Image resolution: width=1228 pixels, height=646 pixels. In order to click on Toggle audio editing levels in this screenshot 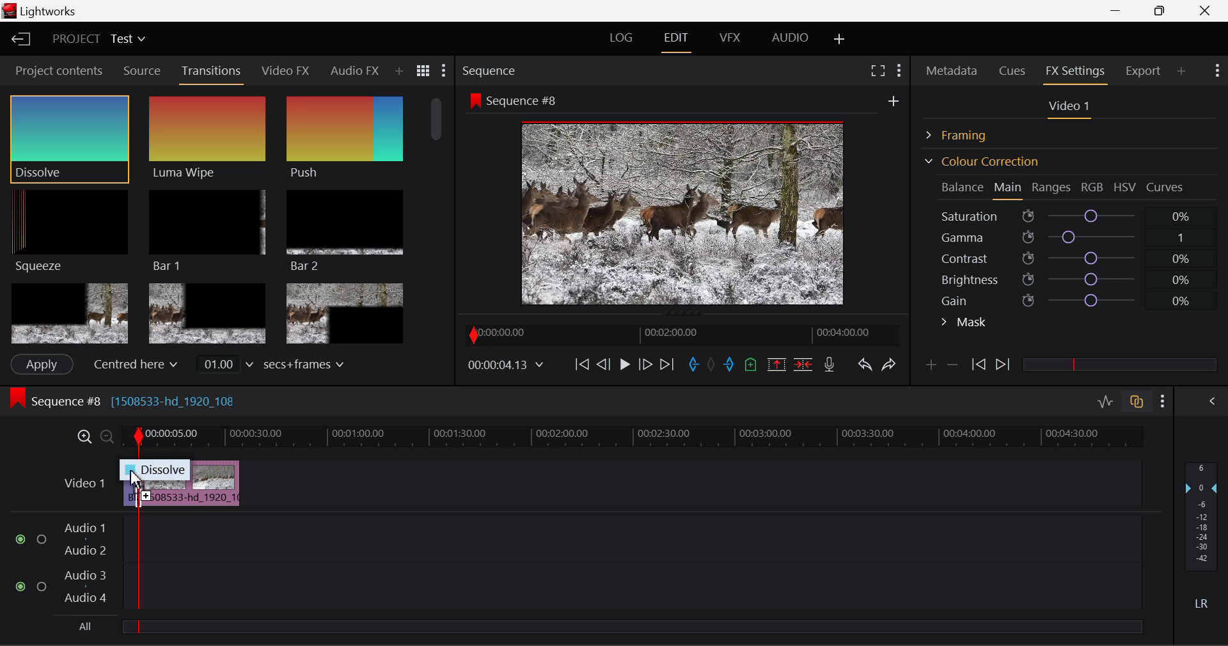, I will do `click(1106, 400)`.